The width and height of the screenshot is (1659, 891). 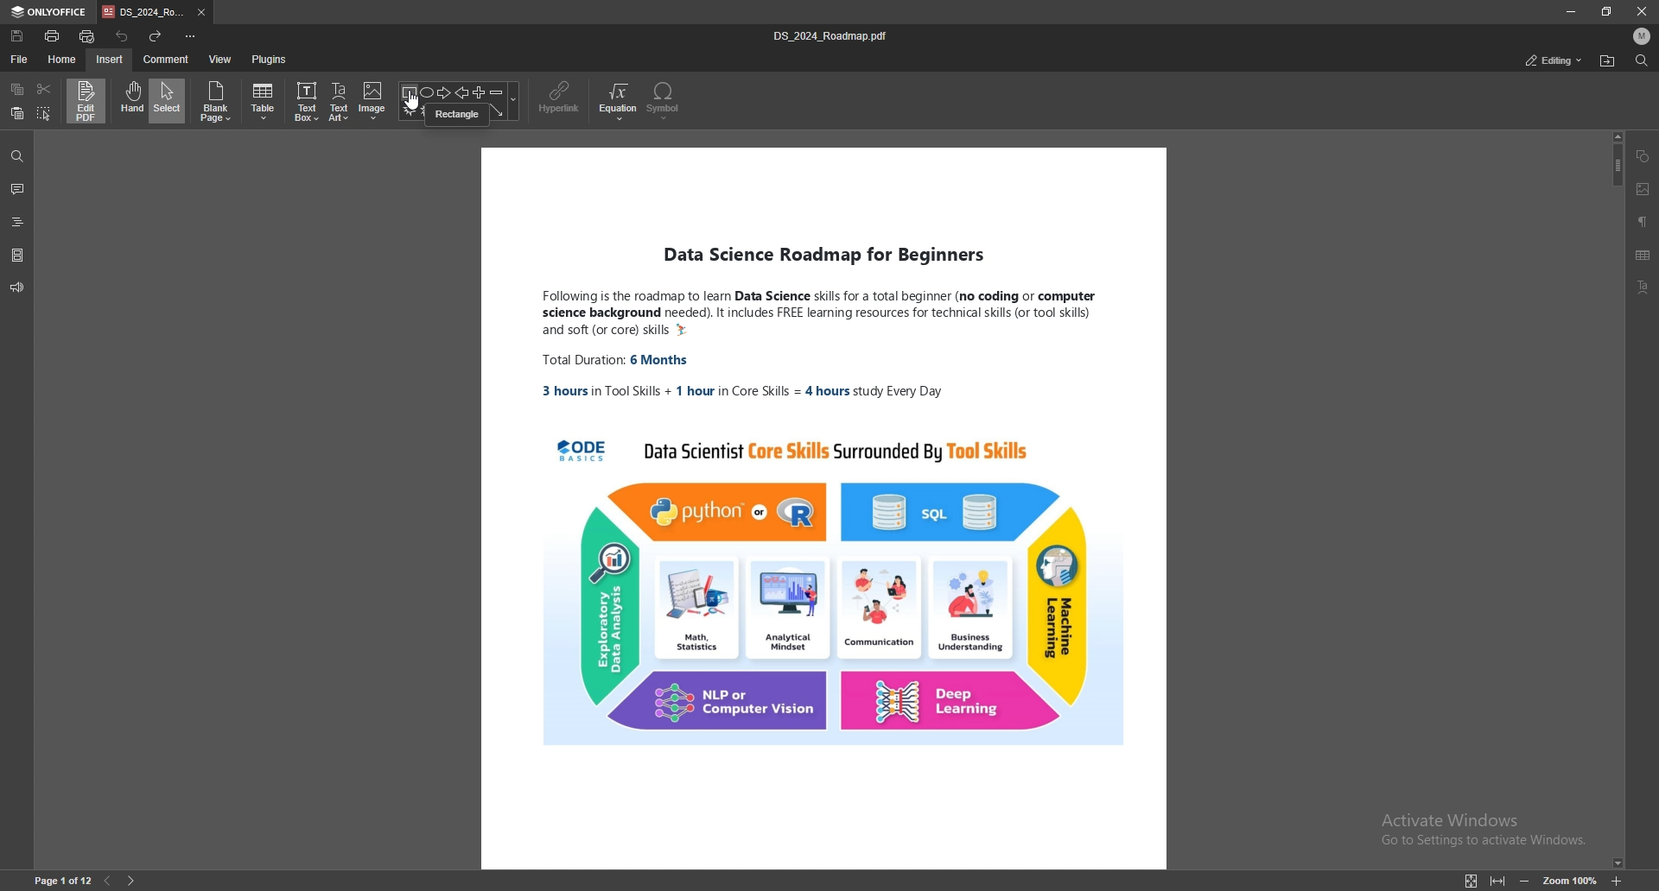 I want to click on minimize, so click(x=1569, y=11).